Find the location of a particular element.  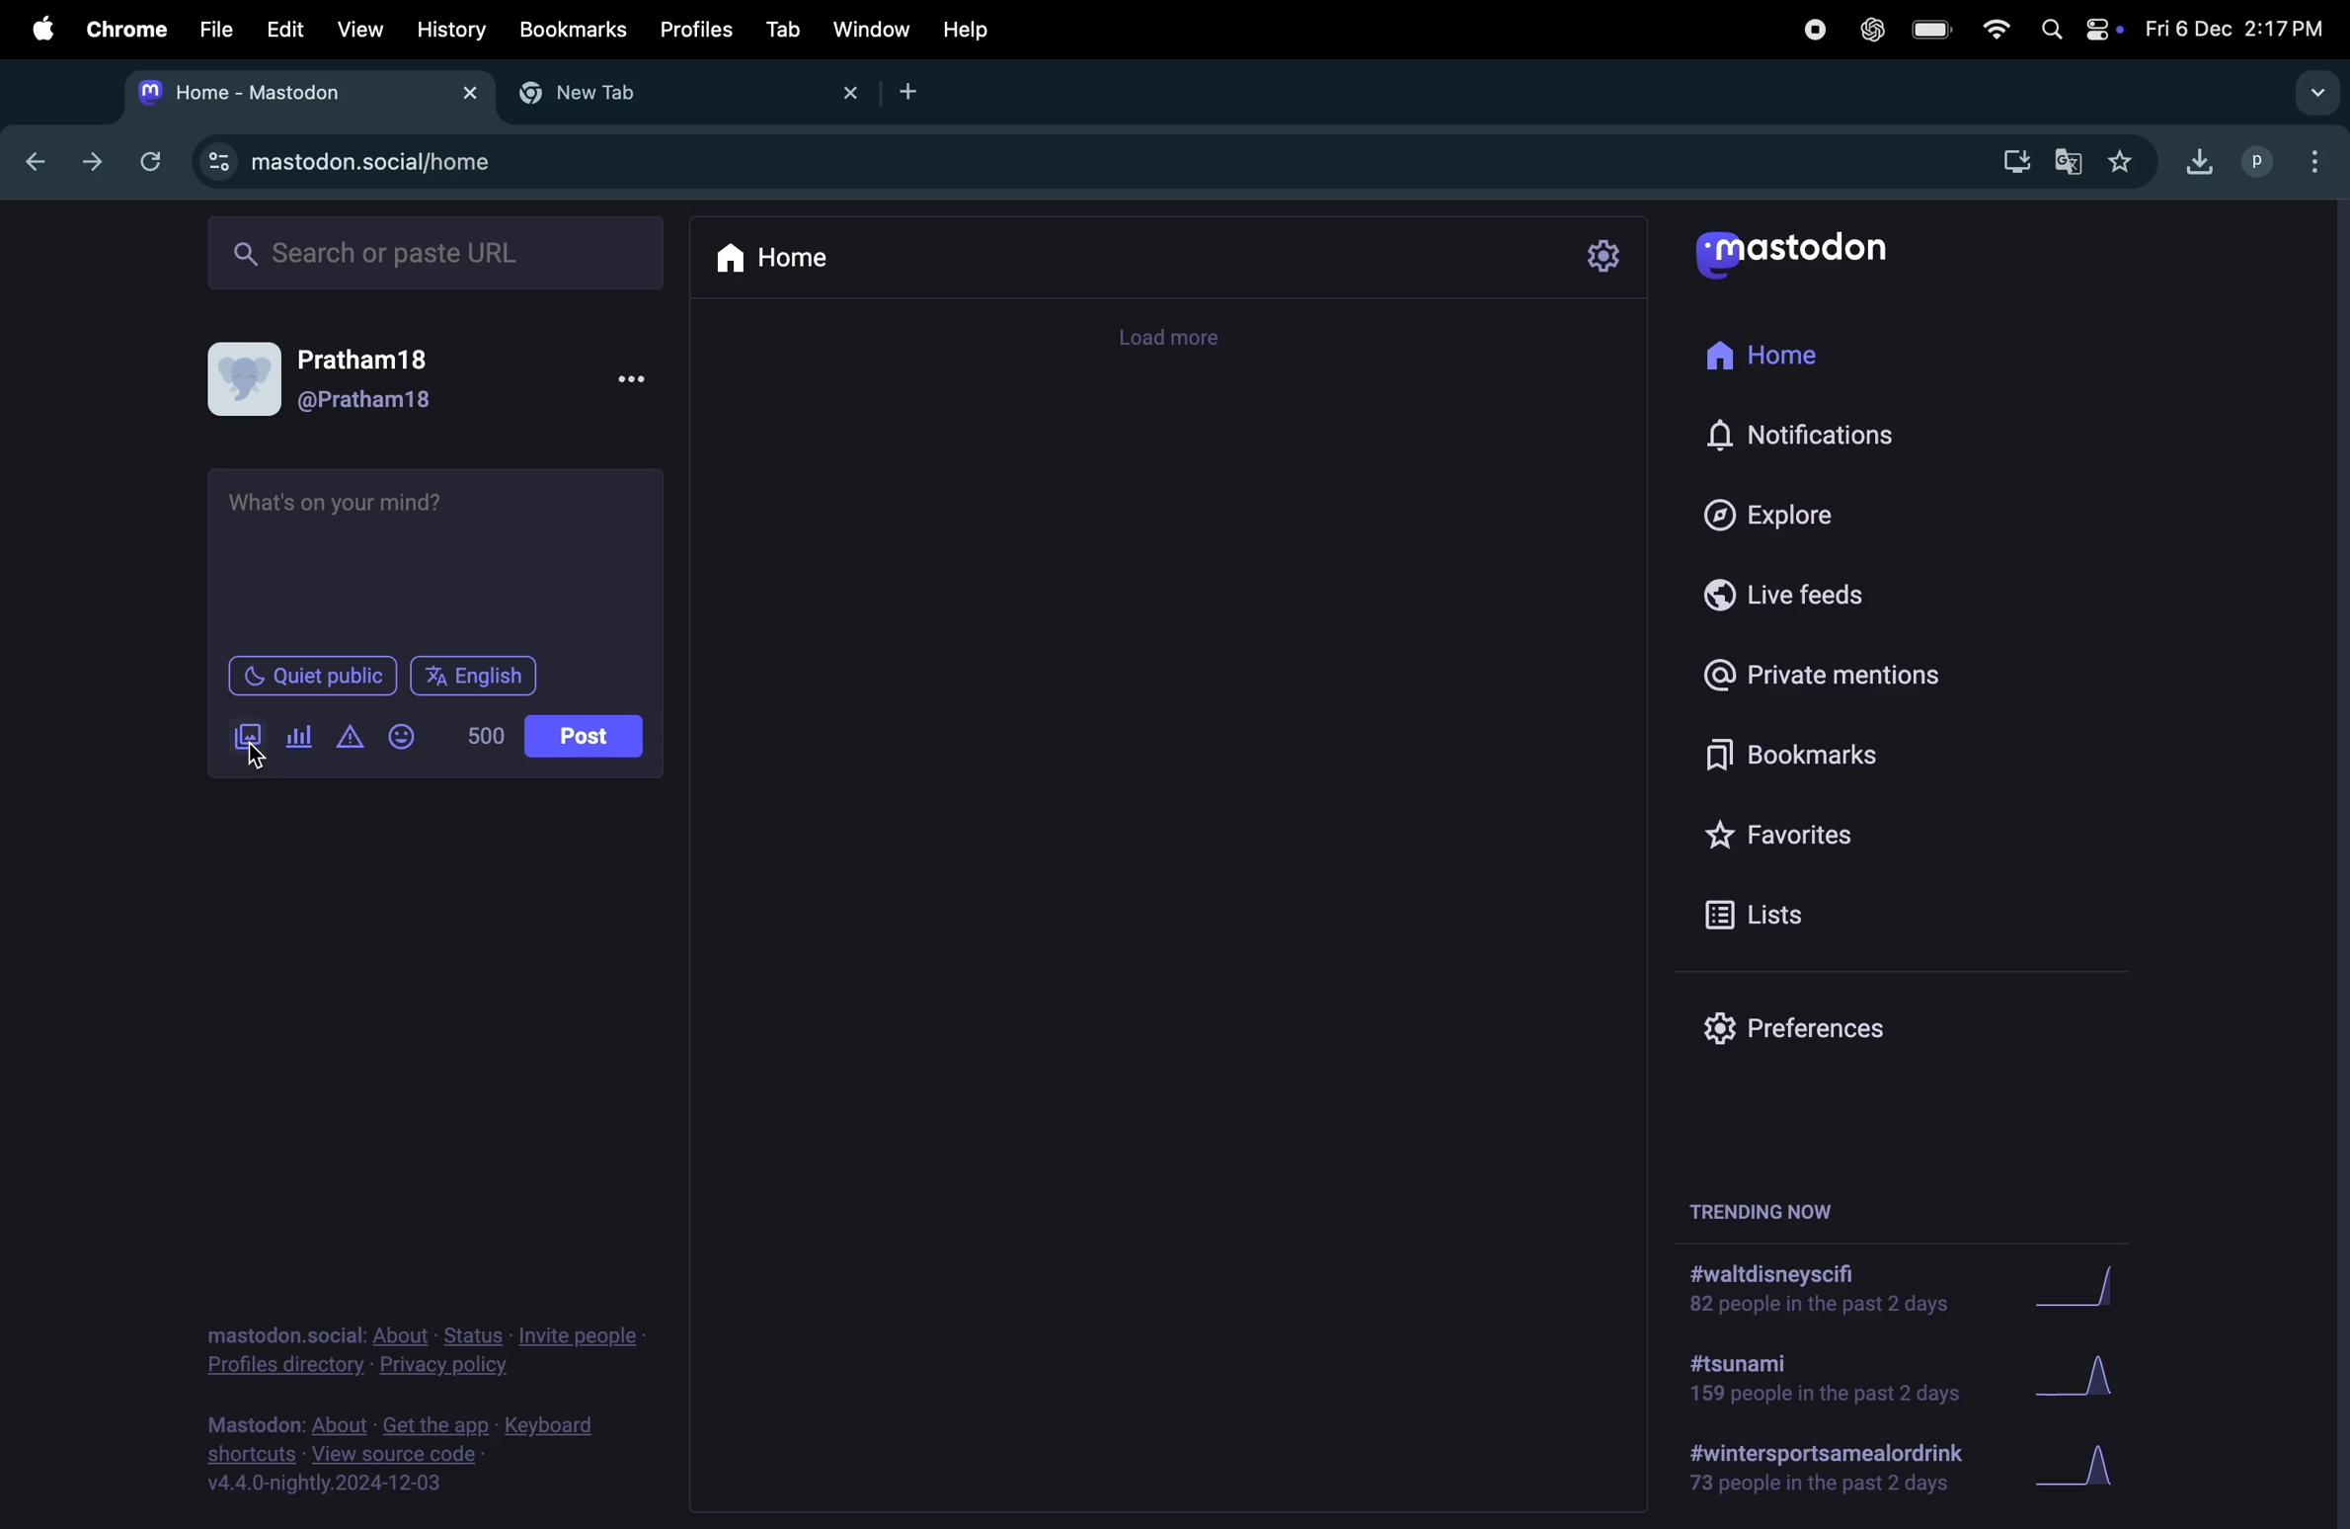

Bookmarks is located at coordinates (1785, 758).